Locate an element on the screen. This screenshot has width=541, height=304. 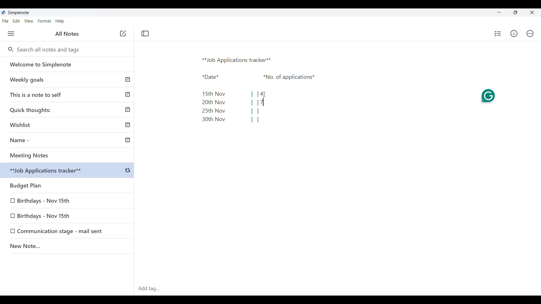
Close interface is located at coordinates (532, 12).